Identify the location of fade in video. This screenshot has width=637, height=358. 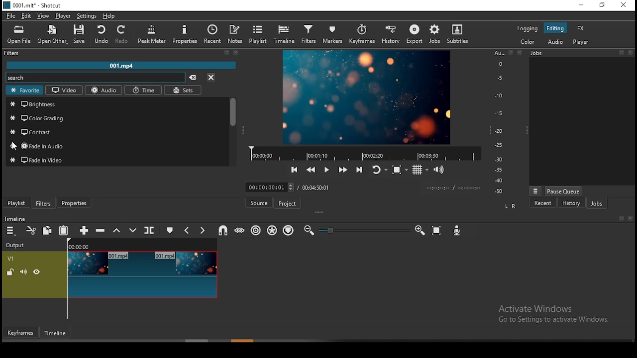
(117, 160).